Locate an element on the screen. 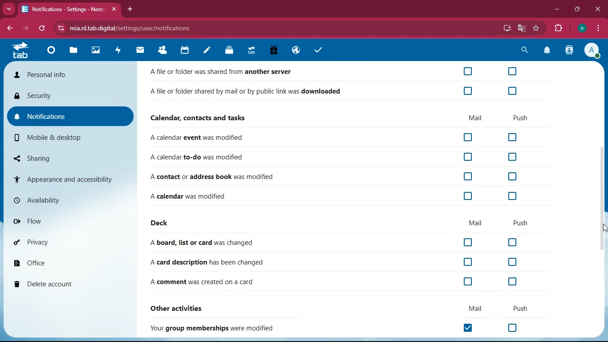 Image resolution: width=608 pixels, height=342 pixels. View site information is located at coordinates (59, 28).